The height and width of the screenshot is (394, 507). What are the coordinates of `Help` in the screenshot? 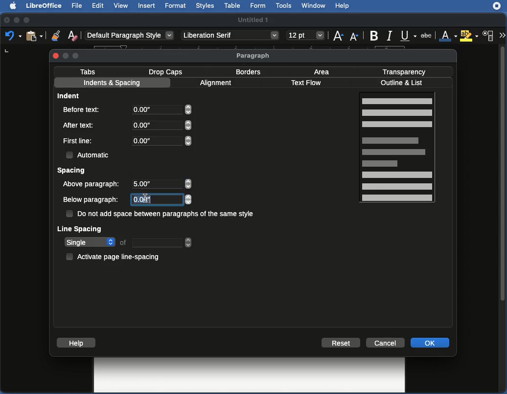 It's located at (343, 6).